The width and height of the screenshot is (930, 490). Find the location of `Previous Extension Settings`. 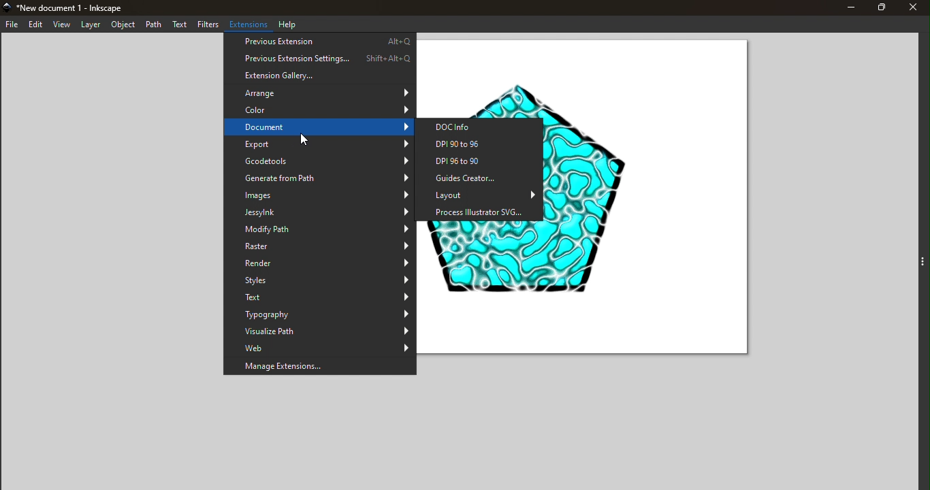

Previous Extension Settings is located at coordinates (318, 58).